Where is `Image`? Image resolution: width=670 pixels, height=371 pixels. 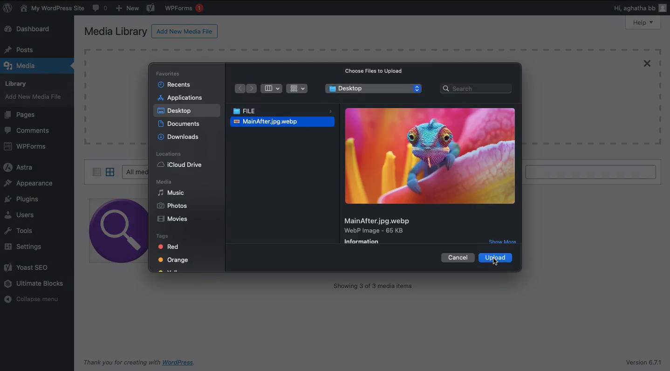 Image is located at coordinates (271, 124).